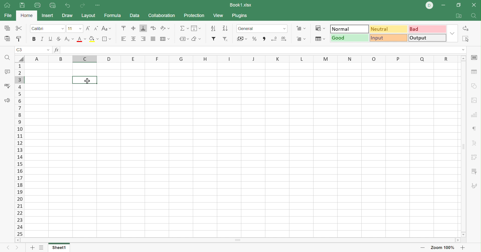 The width and height of the screenshot is (481, 252). Describe the element at coordinates (107, 27) in the screenshot. I see `Change case` at that location.